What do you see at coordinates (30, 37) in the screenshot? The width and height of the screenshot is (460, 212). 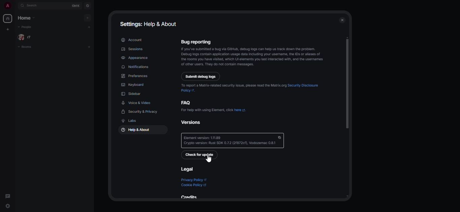 I see `people` at bounding box center [30, 37].